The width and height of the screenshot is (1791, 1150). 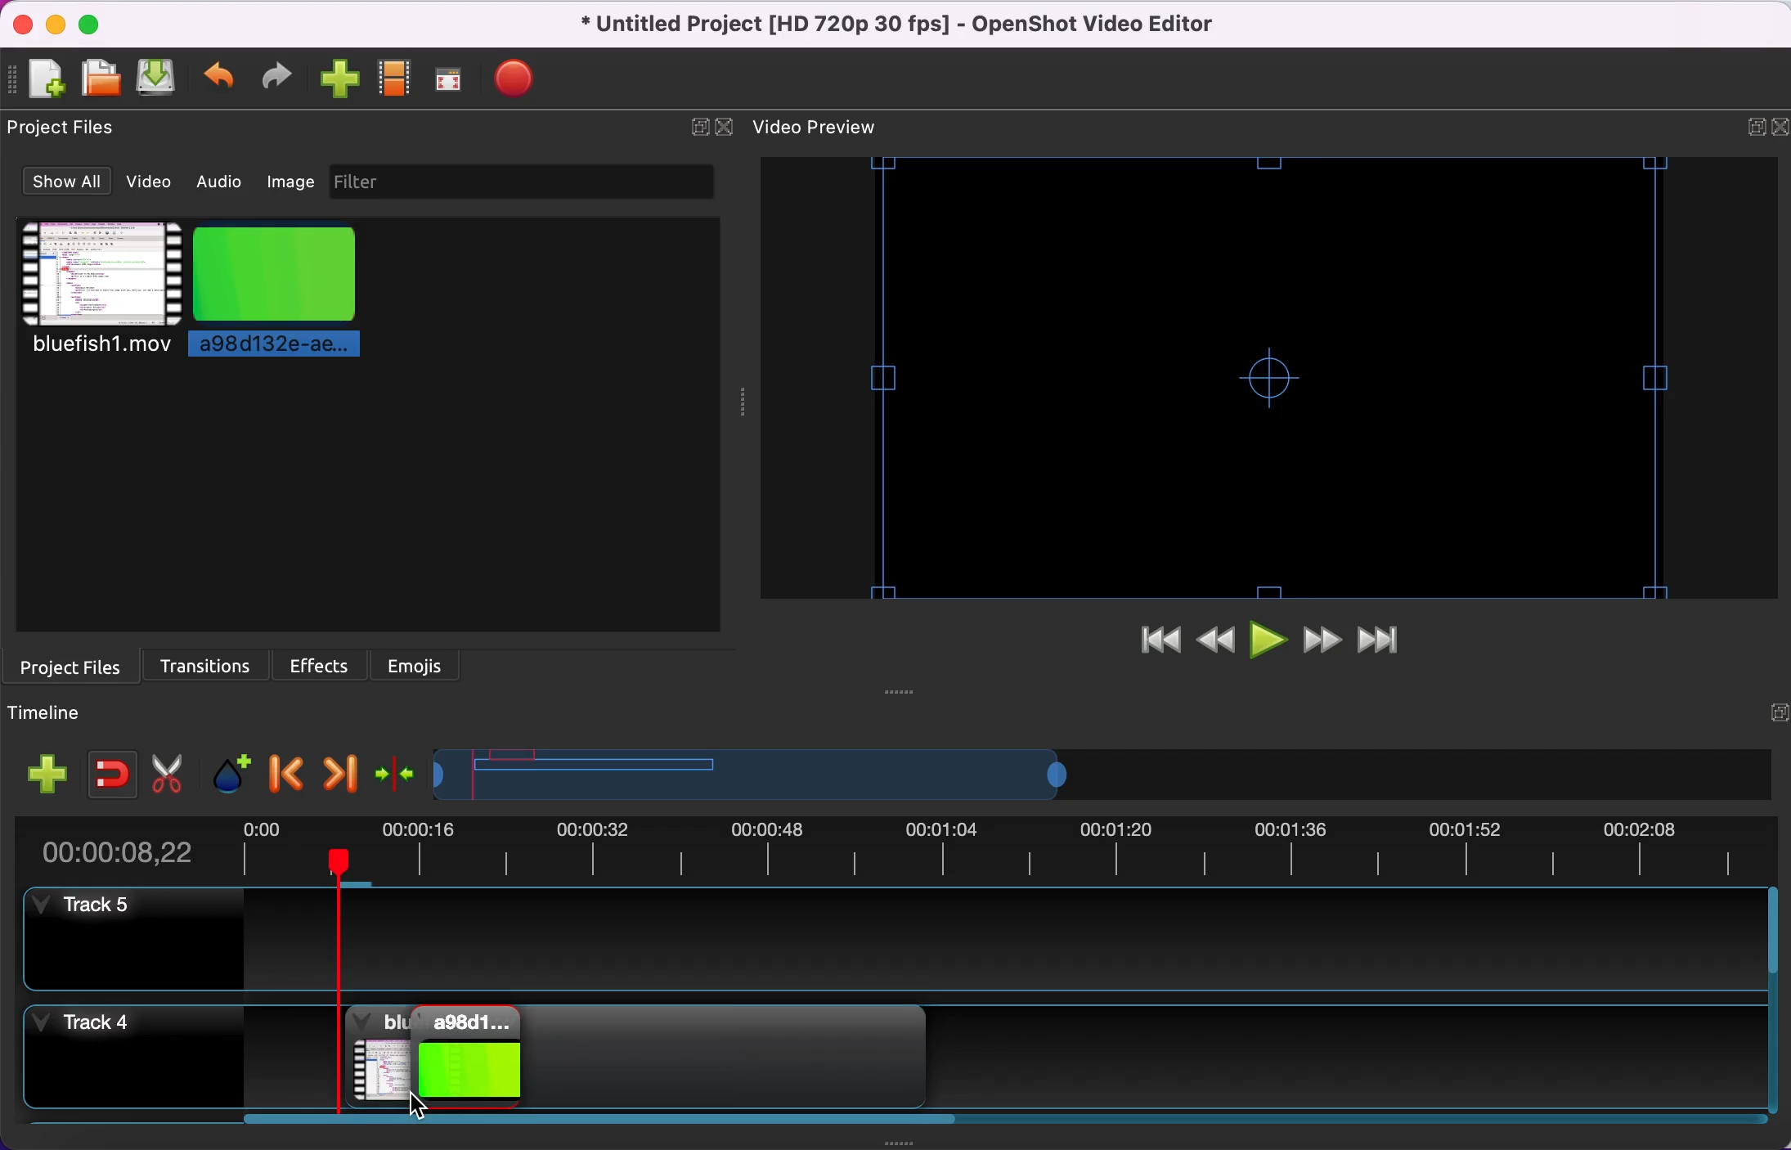 I want to click on add file, so click(x=38, y=79).